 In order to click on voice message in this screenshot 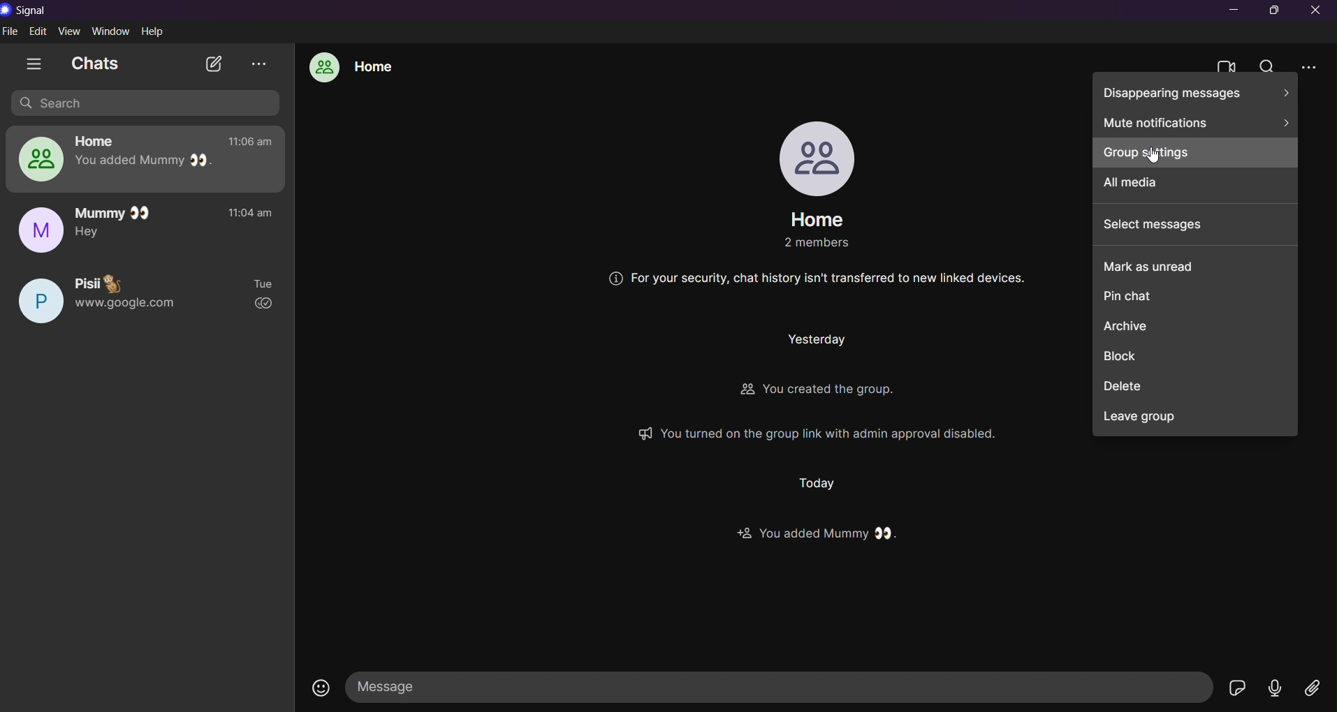, I will do `click(1272, 686)`.